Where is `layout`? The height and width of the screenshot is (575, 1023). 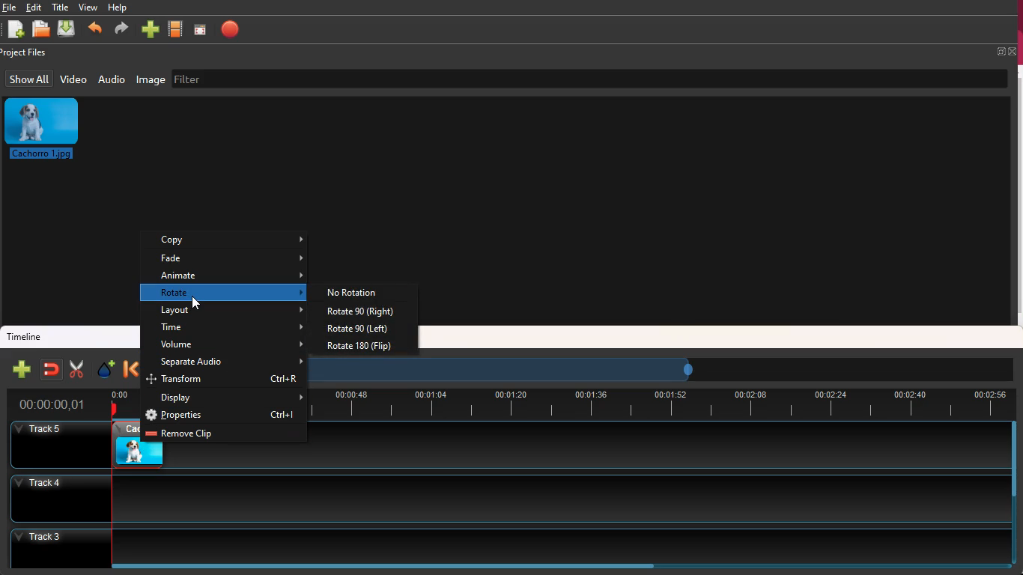 layout is located at coordinates (231, 311).